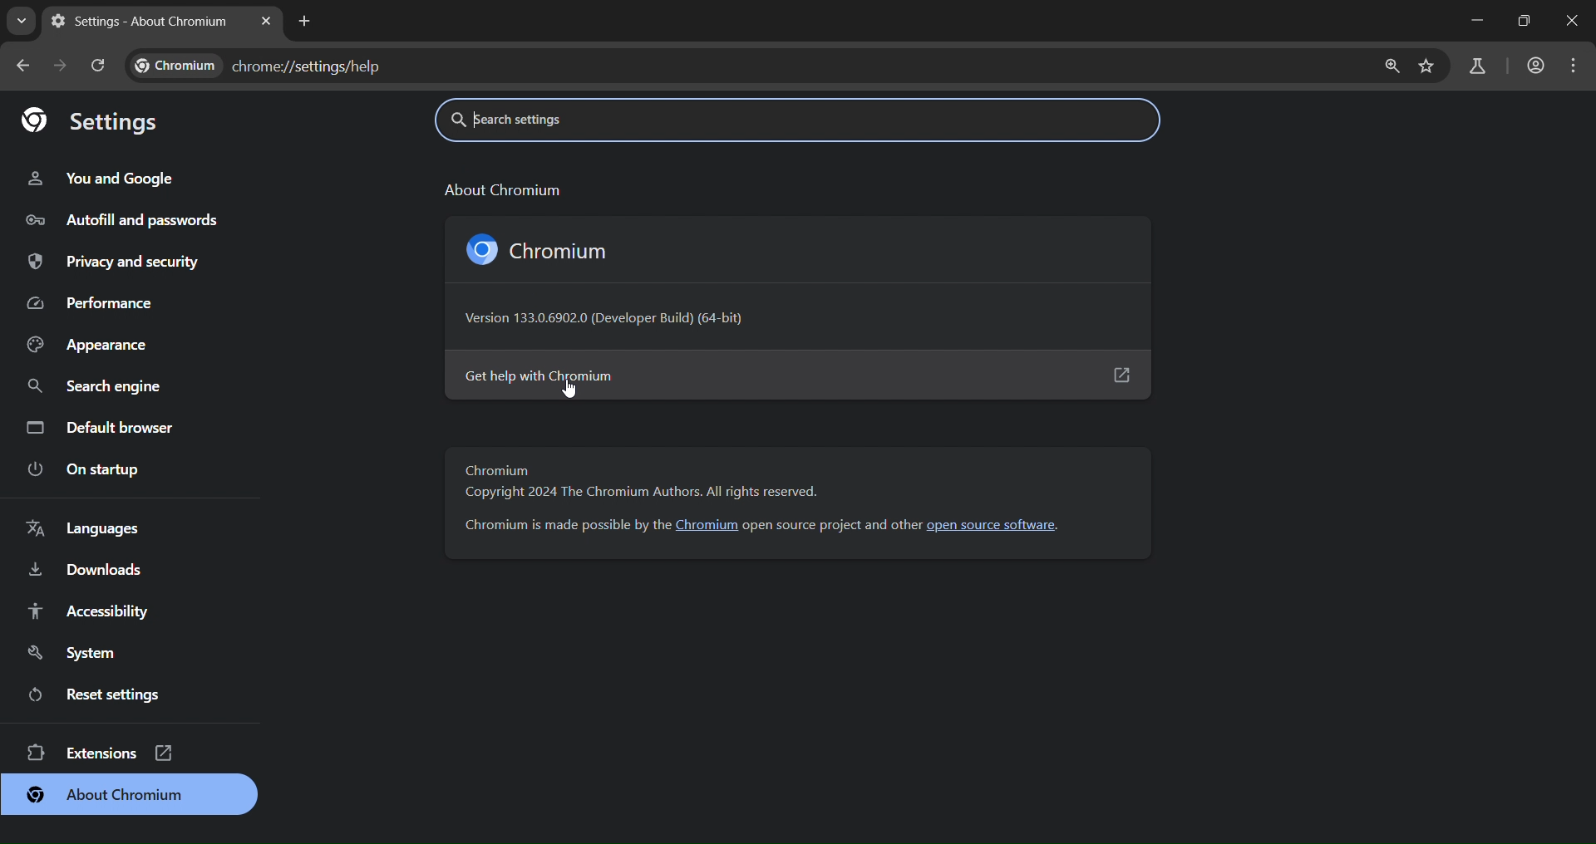 This screenshot has width=1596, height=844. I want to click on Close, so click(1569, 19).